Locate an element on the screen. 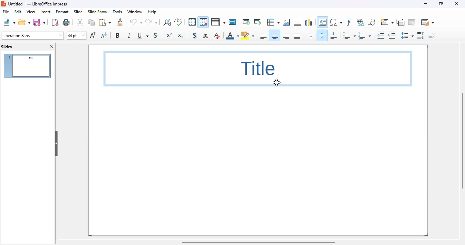  delete slide is located at coordinates (412, 22).